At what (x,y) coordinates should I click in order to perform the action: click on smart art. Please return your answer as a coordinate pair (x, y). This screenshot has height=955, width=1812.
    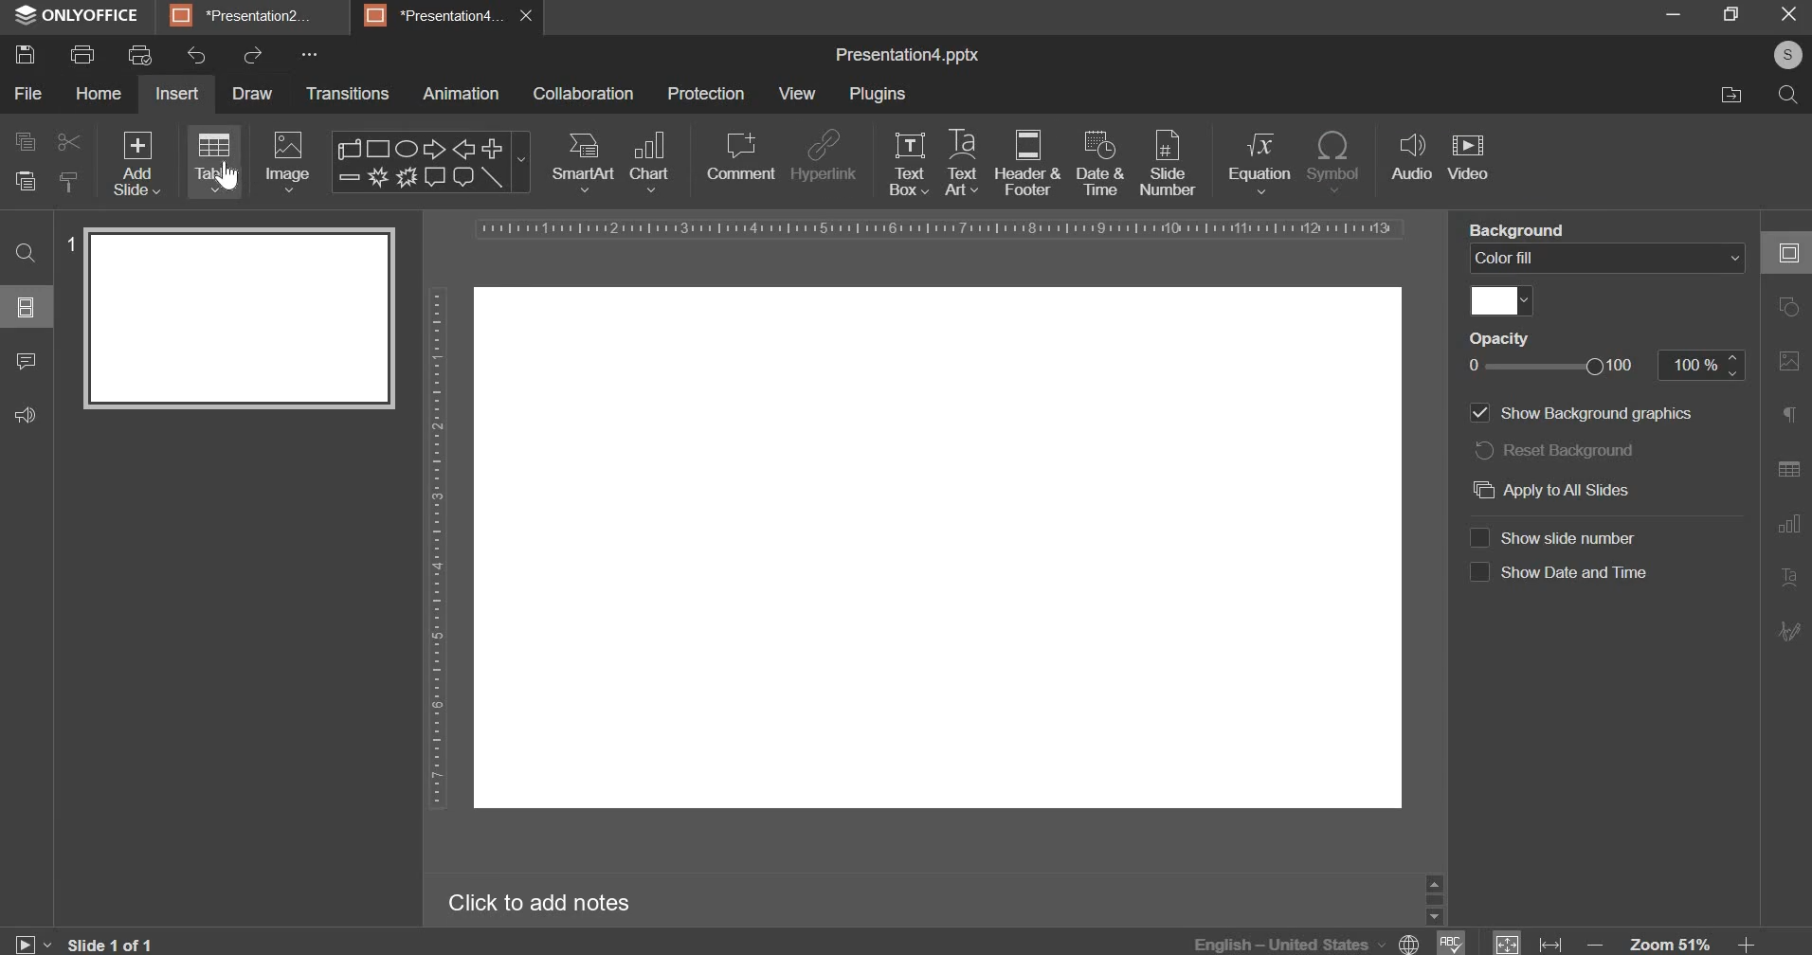
    Looking at the image, I should click on (582, 163).